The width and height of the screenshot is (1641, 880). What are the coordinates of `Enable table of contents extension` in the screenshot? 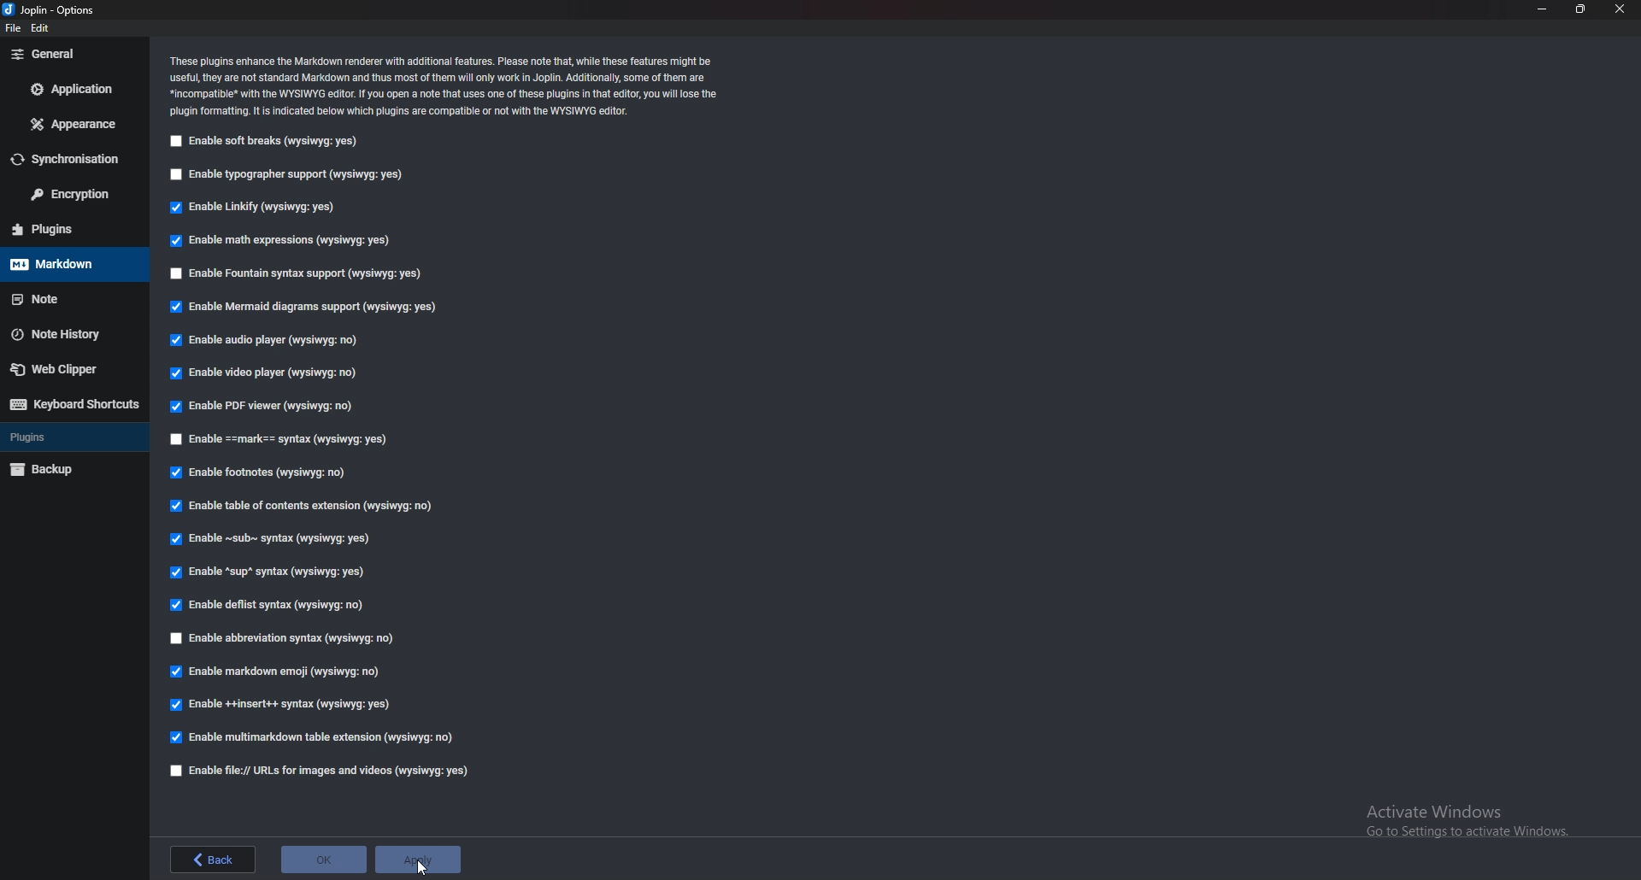 It's located at (300, 503).